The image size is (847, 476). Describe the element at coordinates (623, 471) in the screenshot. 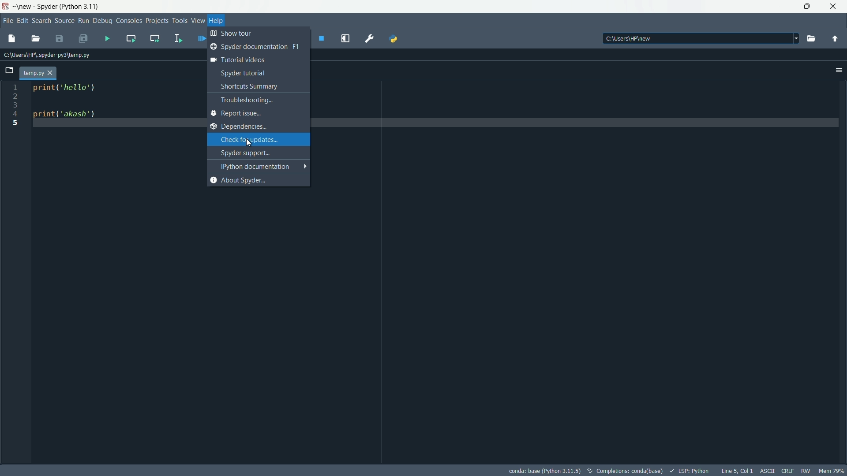

I see `completions:conda` at that location.